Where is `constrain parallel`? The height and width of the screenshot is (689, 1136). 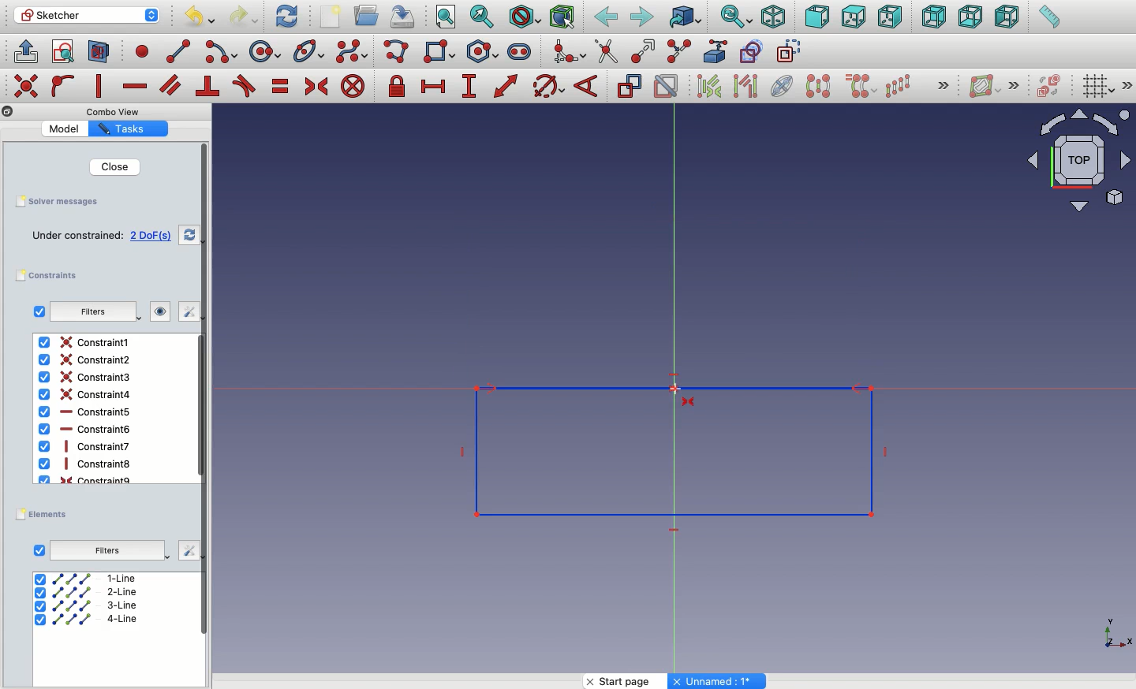
constrain parallel is located at coordinates (171, 85).